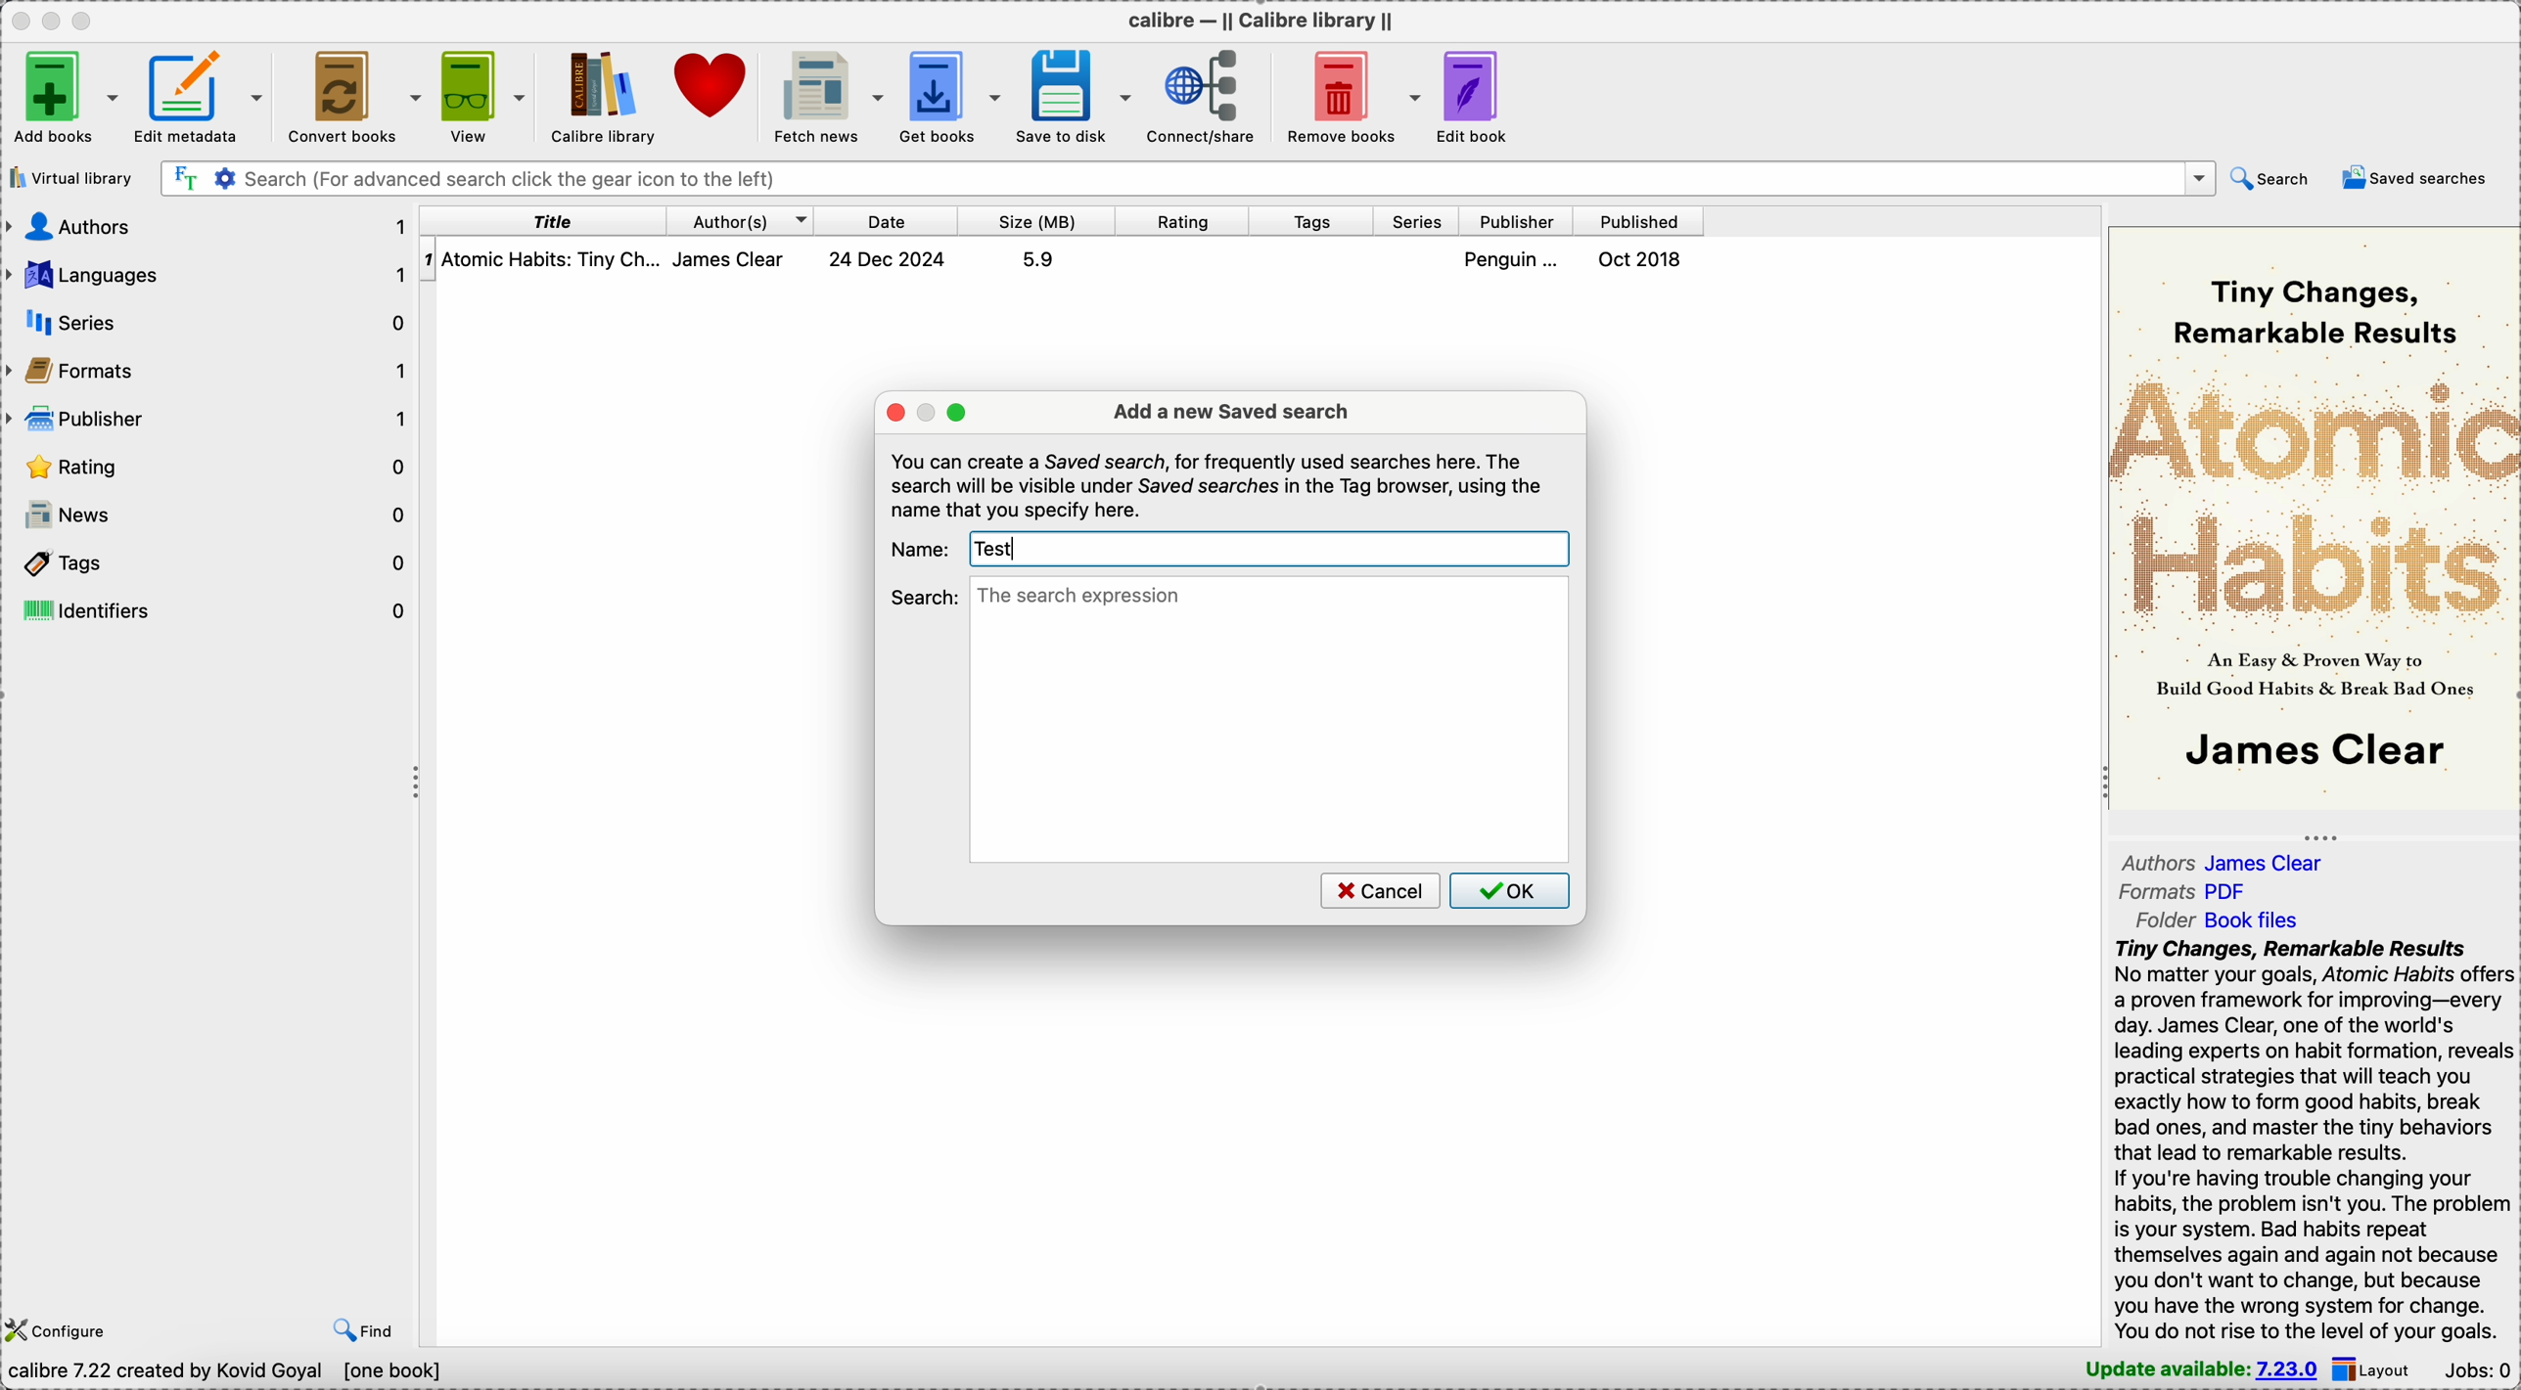  I want to click on news, so click(209, 516).